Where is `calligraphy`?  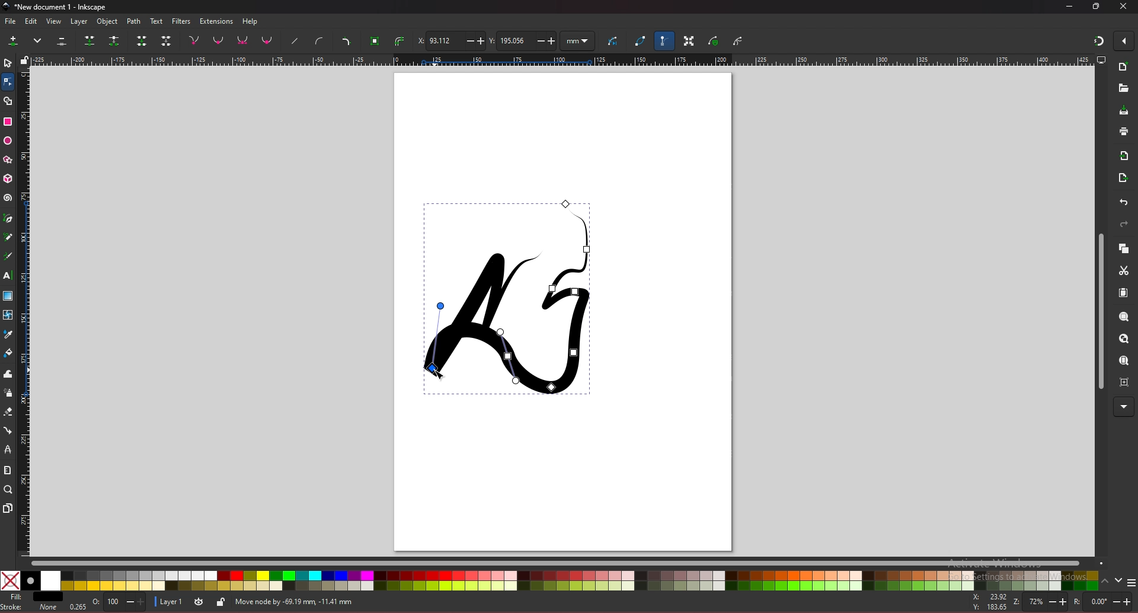 calligraphy is located at coordinates (8, 256).